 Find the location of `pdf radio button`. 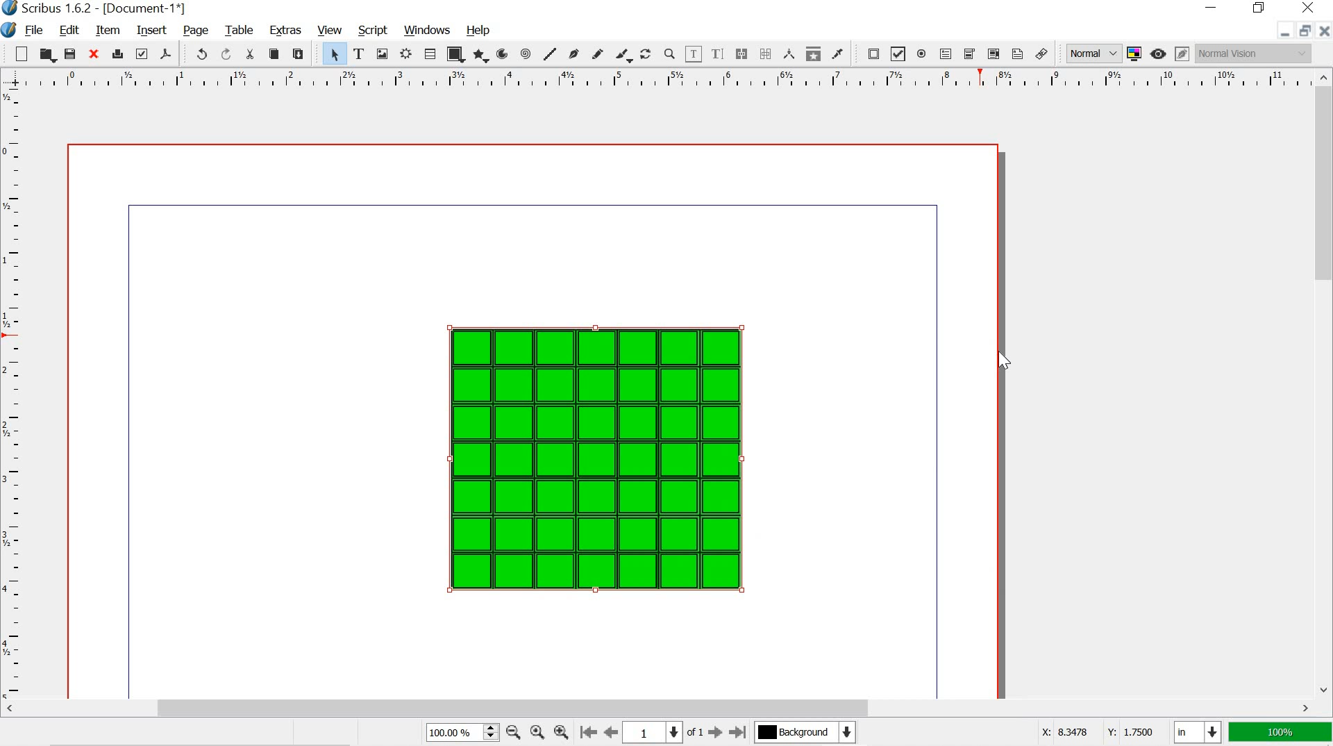

pdf radio button is located at coordinates (921, 54).